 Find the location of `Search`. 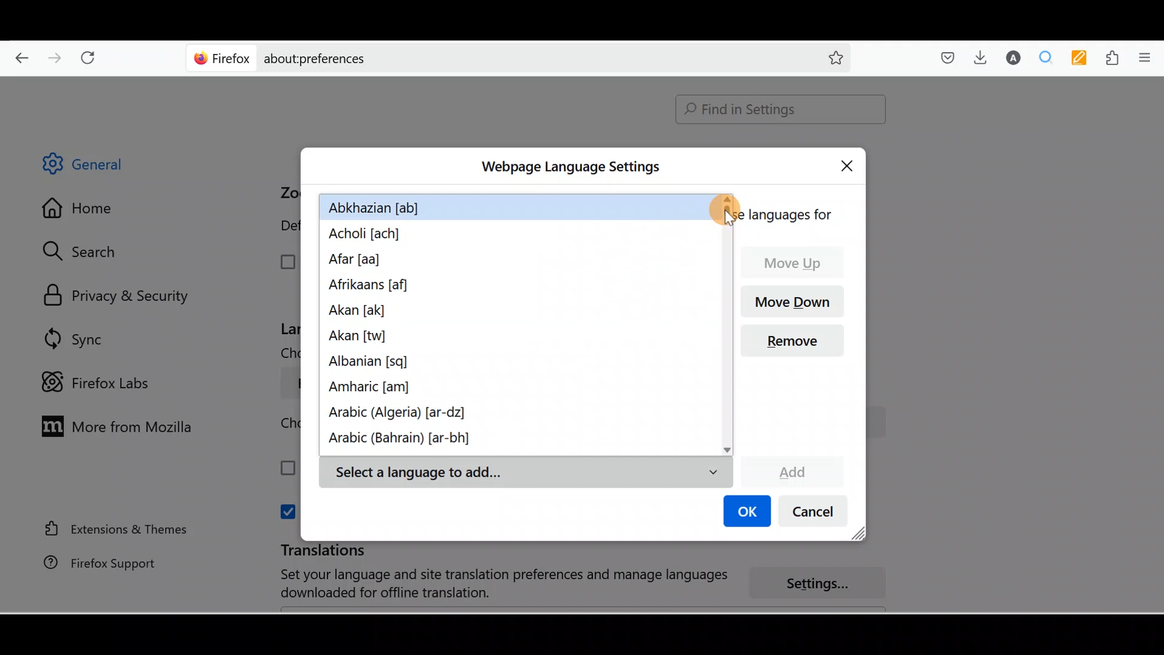

Search is located at coordinates (85, 251).